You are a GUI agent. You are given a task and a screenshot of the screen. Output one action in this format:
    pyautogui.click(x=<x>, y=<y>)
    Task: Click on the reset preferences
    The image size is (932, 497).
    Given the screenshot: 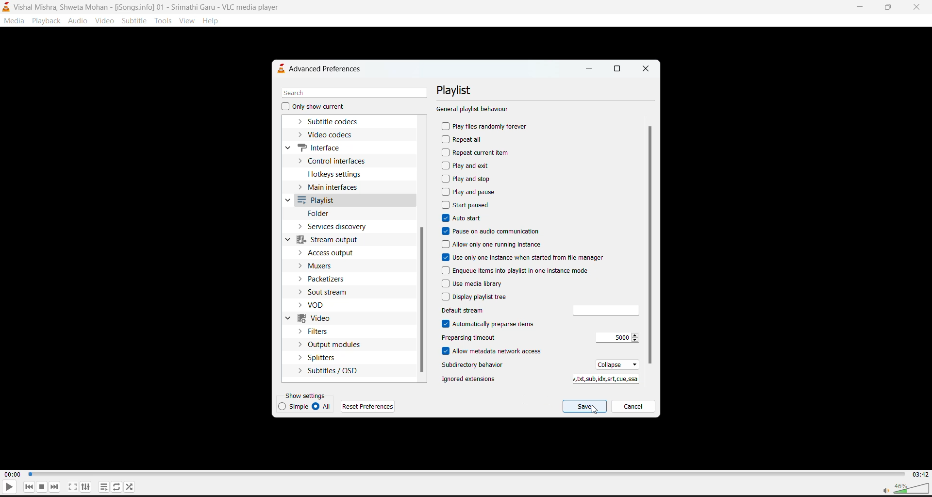 What is the action you would take?
    pyautogui.click(x=367, y=407)
    